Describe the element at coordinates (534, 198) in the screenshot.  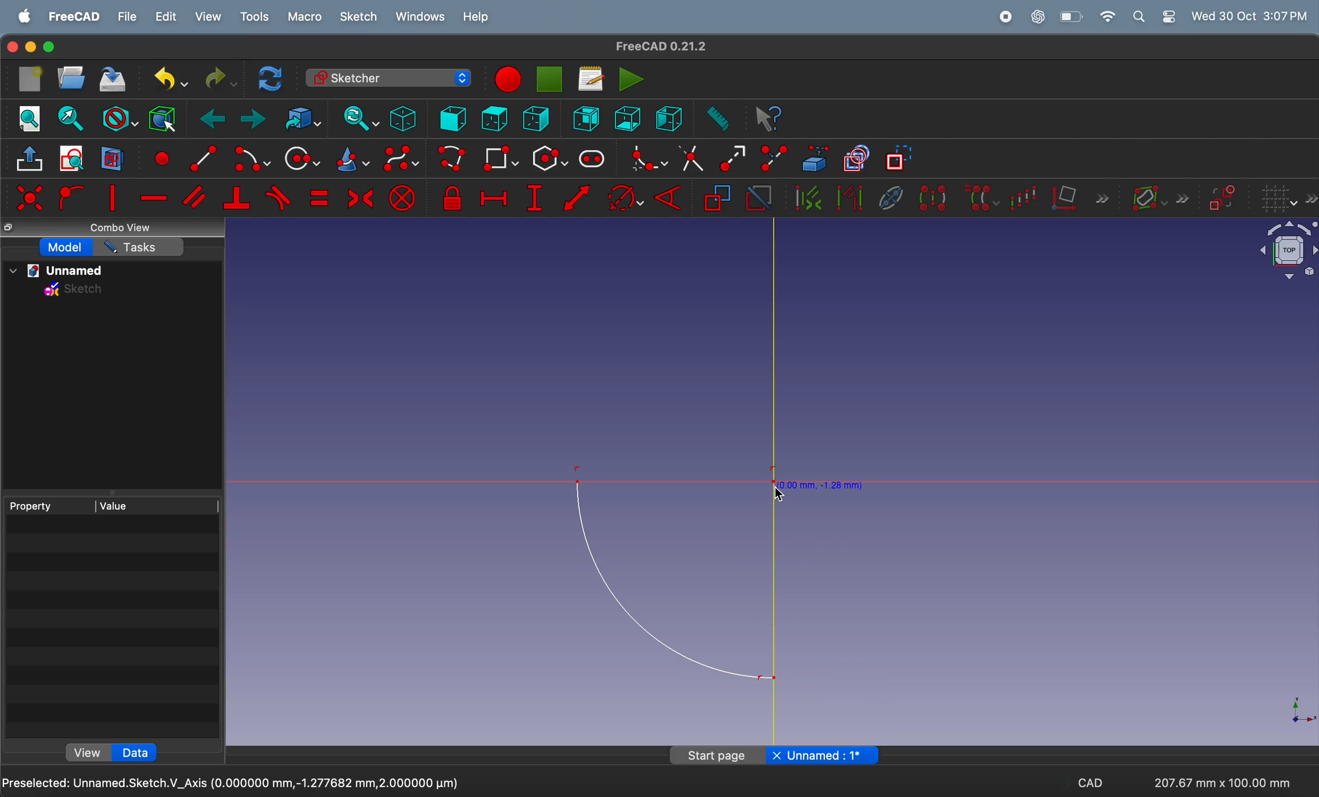
I see `constrain vertical distance` at that location.